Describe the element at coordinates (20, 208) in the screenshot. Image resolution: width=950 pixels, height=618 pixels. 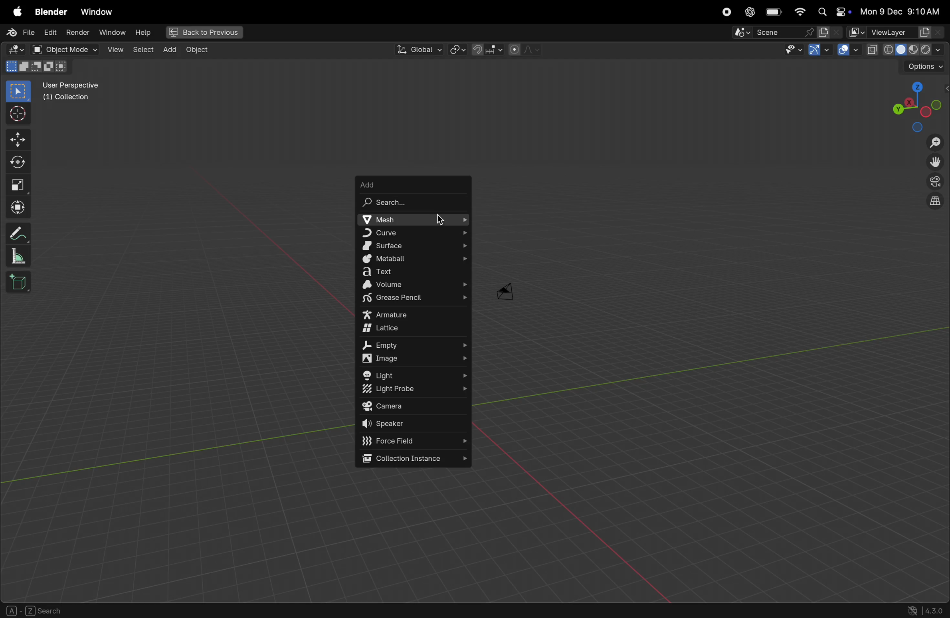
I see `transform` at that location.